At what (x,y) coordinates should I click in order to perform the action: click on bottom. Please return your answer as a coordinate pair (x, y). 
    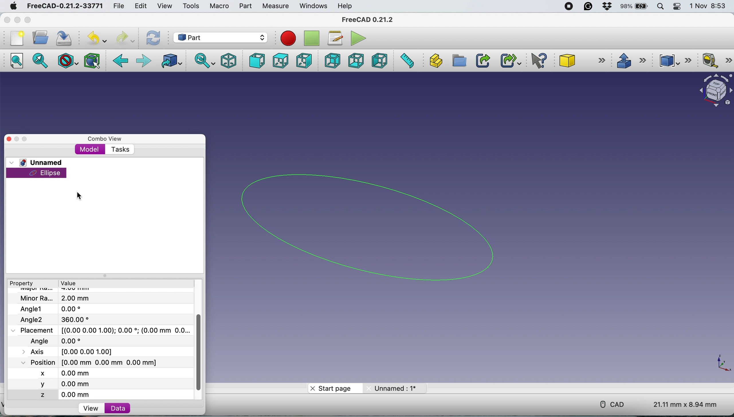
    Looking at the image, I should click on (355, 61).